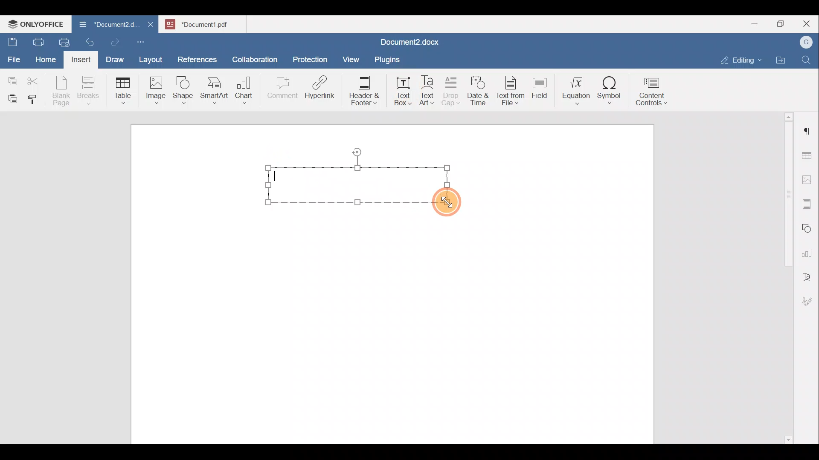 The image size is (819, 460). What do you see at coordinates (809, 298) in the screenshot?
I see `Signature settings` at bounding box center [809, 298].